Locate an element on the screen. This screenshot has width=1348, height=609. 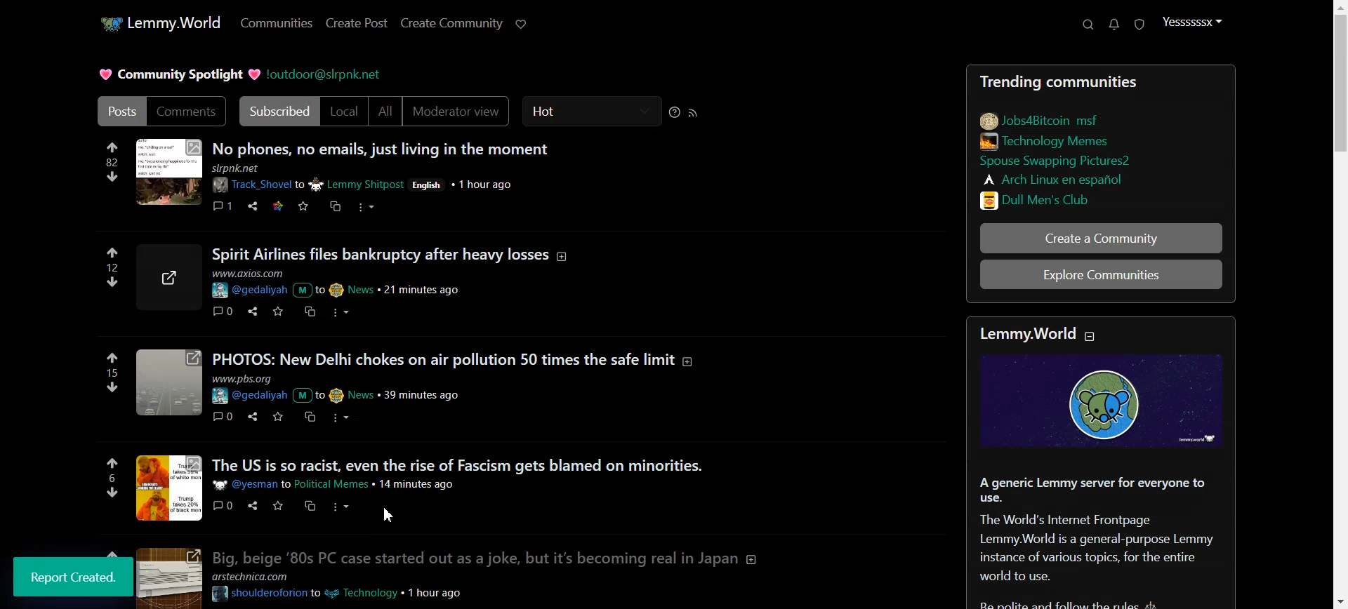
Profile is located at coordinates (1192, 22).